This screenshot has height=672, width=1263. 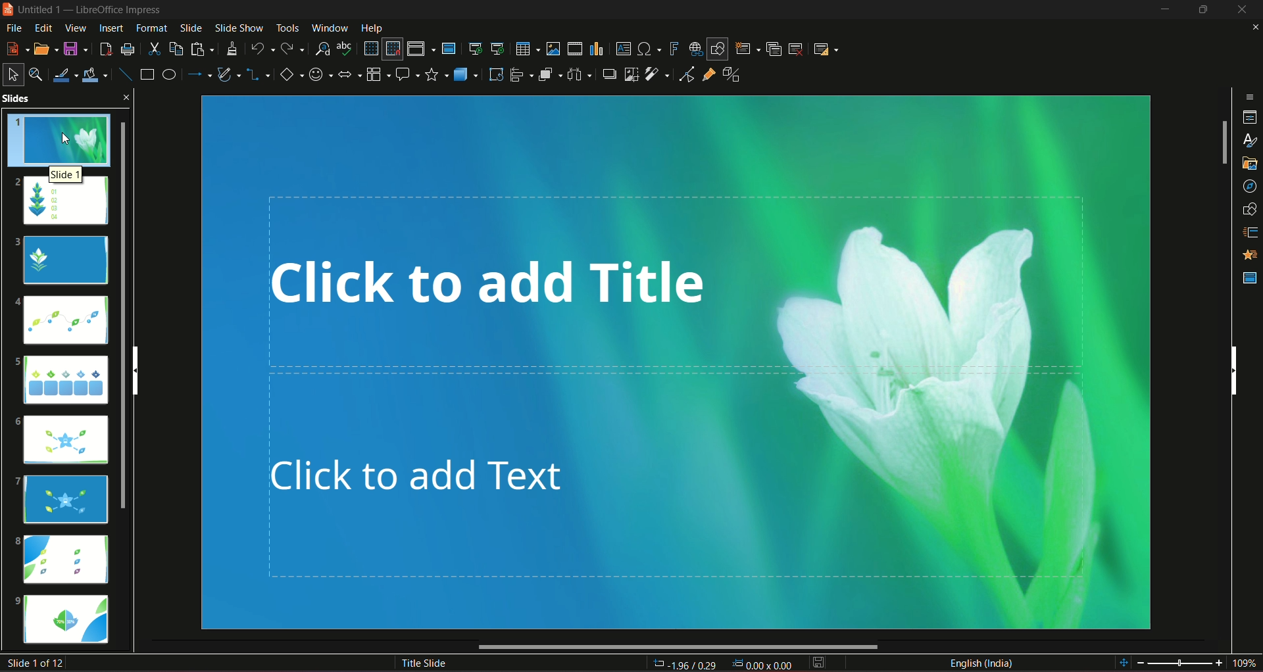 What do you see at coordinates (708, 76) in the screenshot?
I see `show gluepoint function` at bounding box center [708, 76].